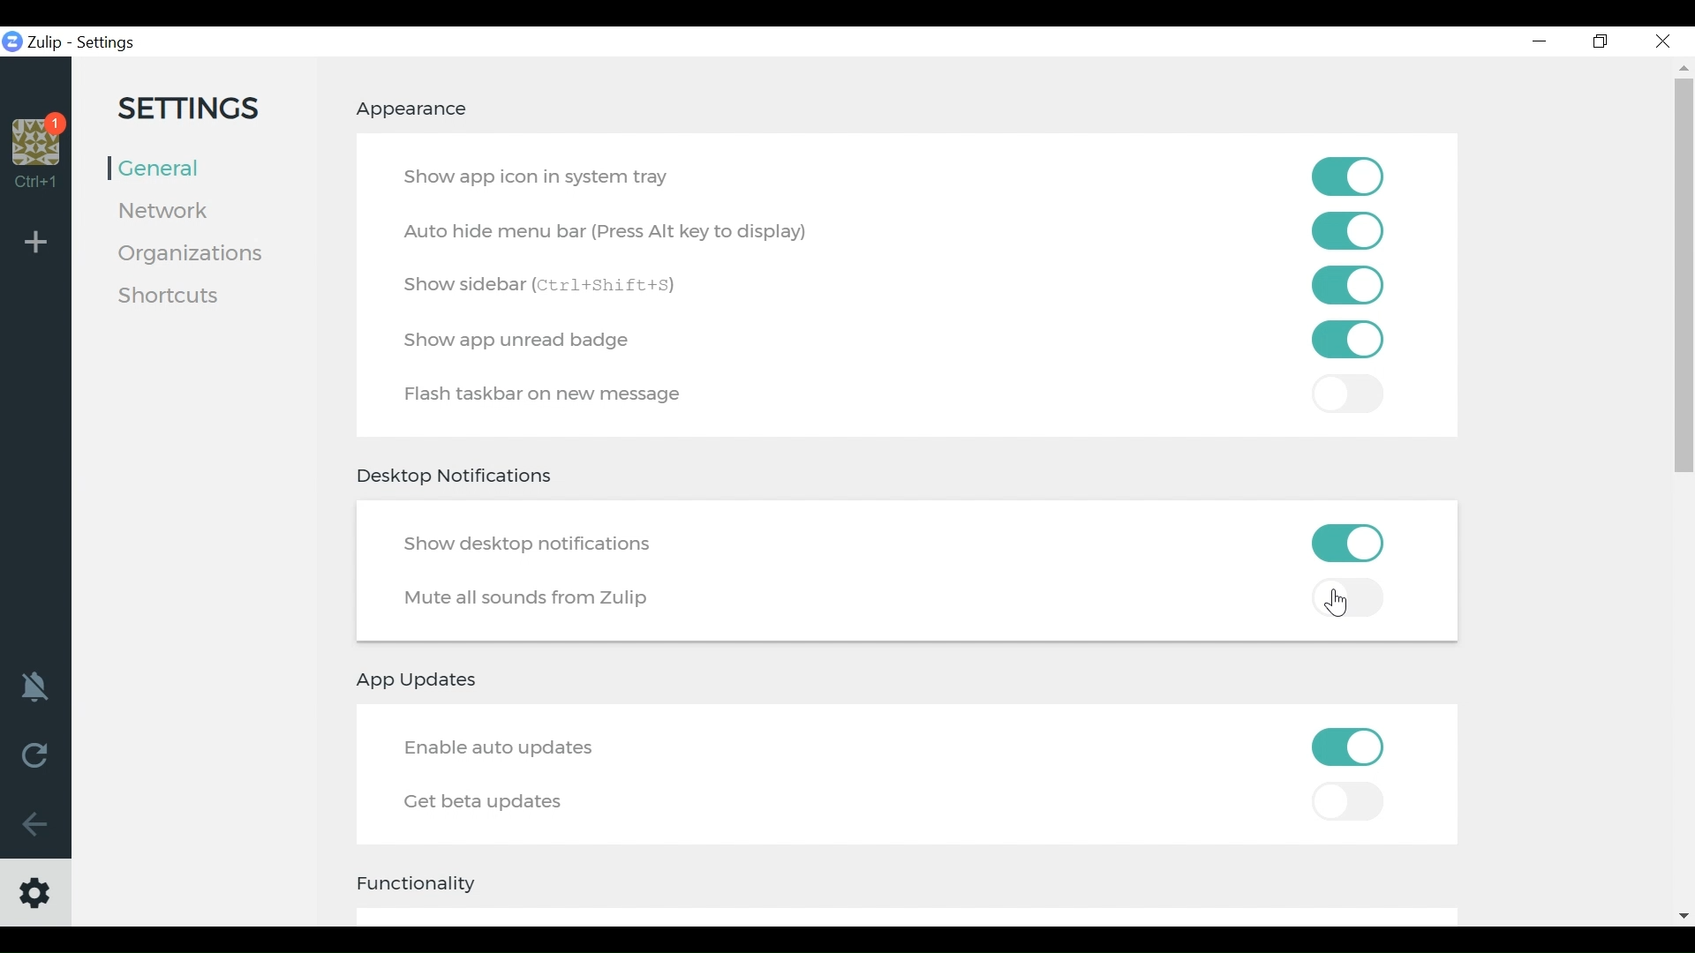 This screenshot has height=953, width=1695. I want to click on minimize, so click(1537, 41).